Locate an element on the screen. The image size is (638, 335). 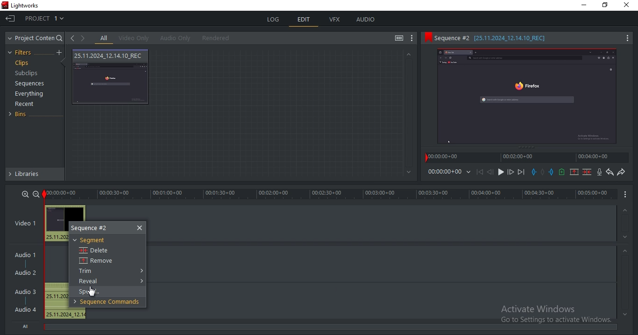
project 1 is located at coordinates (45, 20).